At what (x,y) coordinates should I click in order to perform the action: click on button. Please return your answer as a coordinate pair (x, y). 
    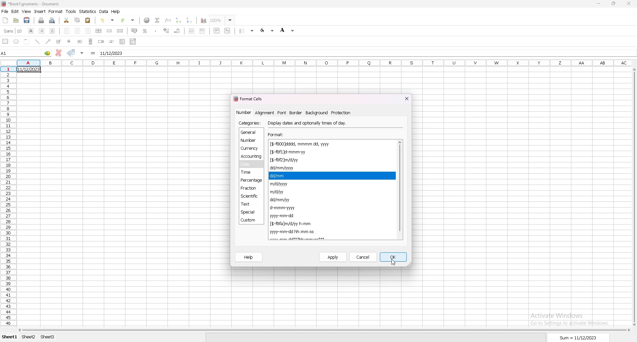
    Looking at the image, I should click on (80, 42).